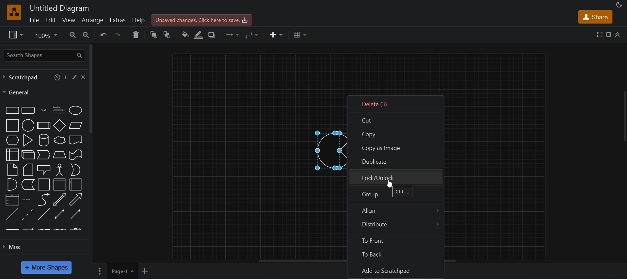  I want to click on extras, so click(119, 20).